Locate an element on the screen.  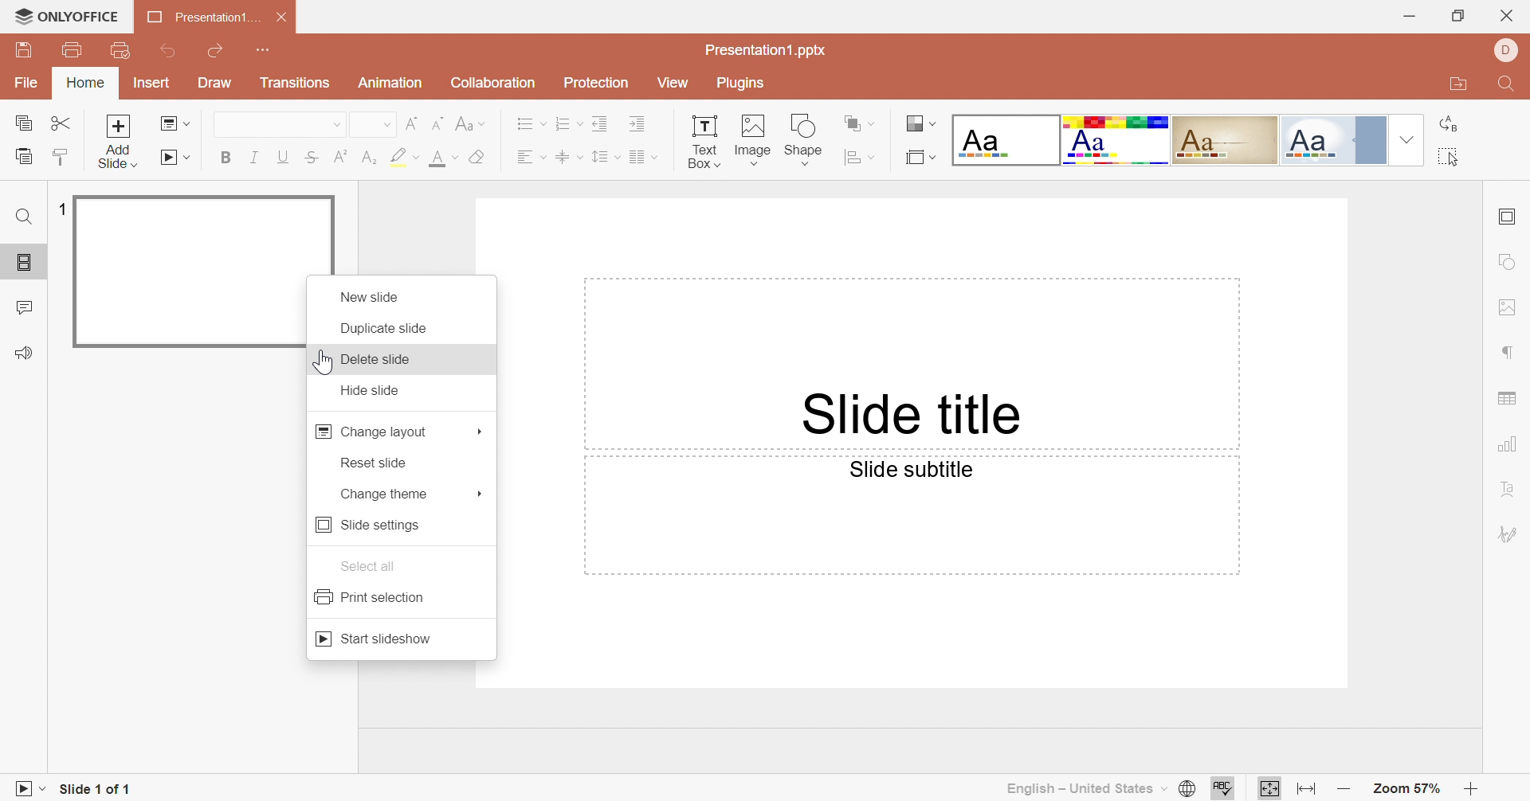
Drop Down is located at coordinates (543, 123).